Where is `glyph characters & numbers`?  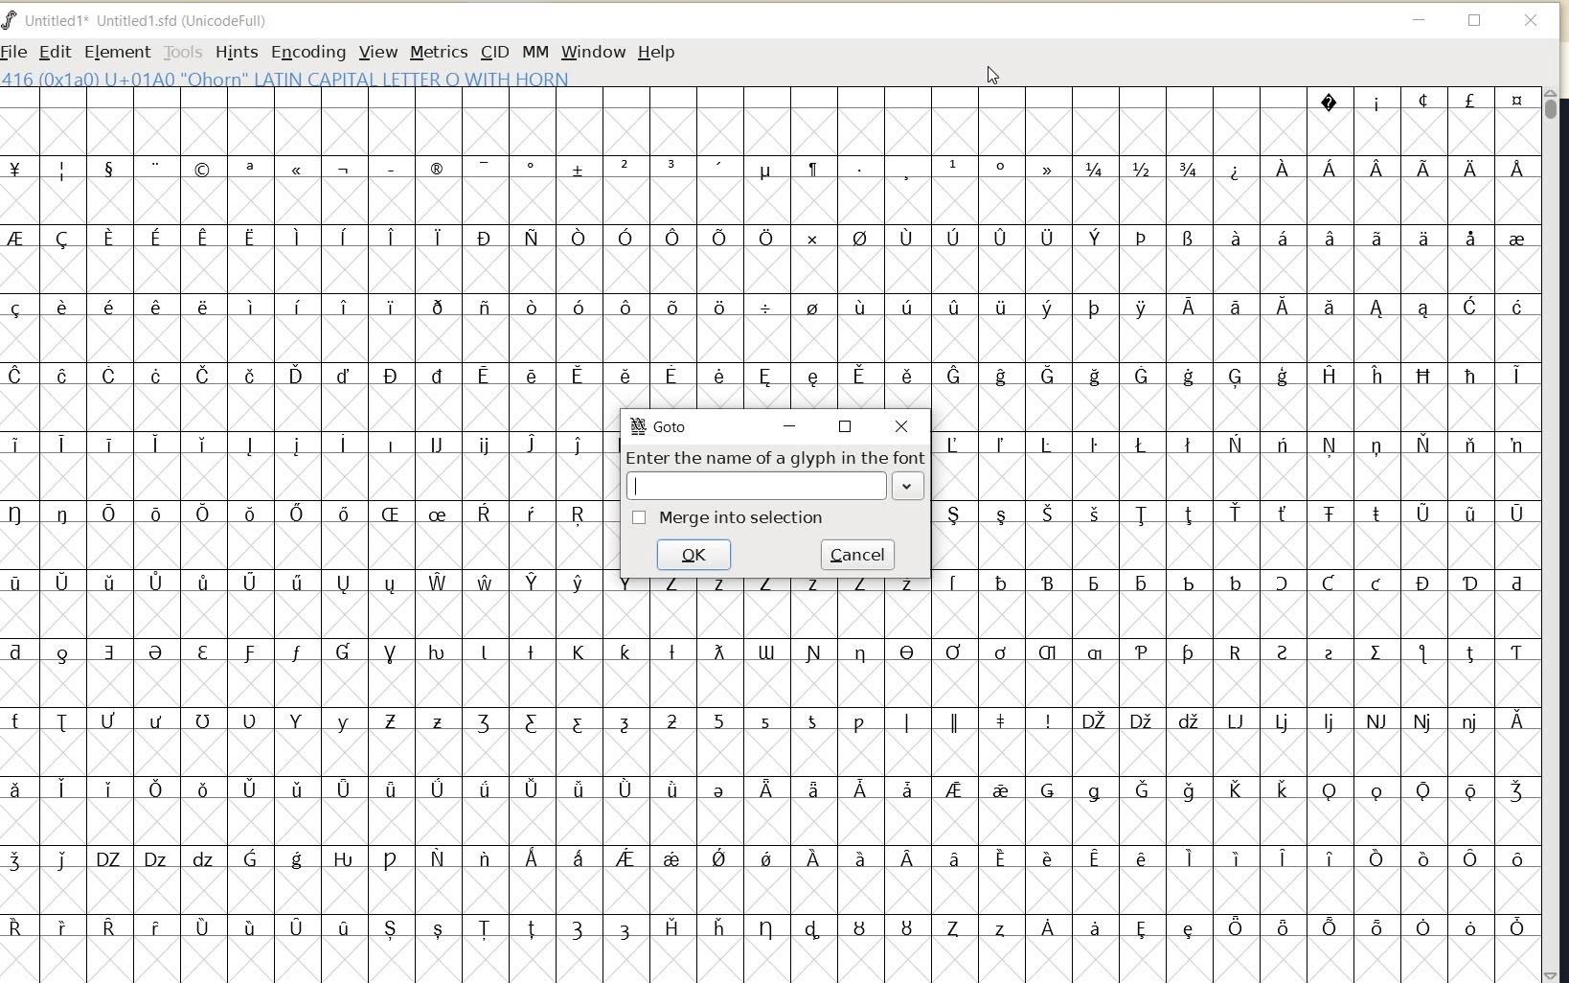 glyph characters & numbers is located at coordinates (768, 248).